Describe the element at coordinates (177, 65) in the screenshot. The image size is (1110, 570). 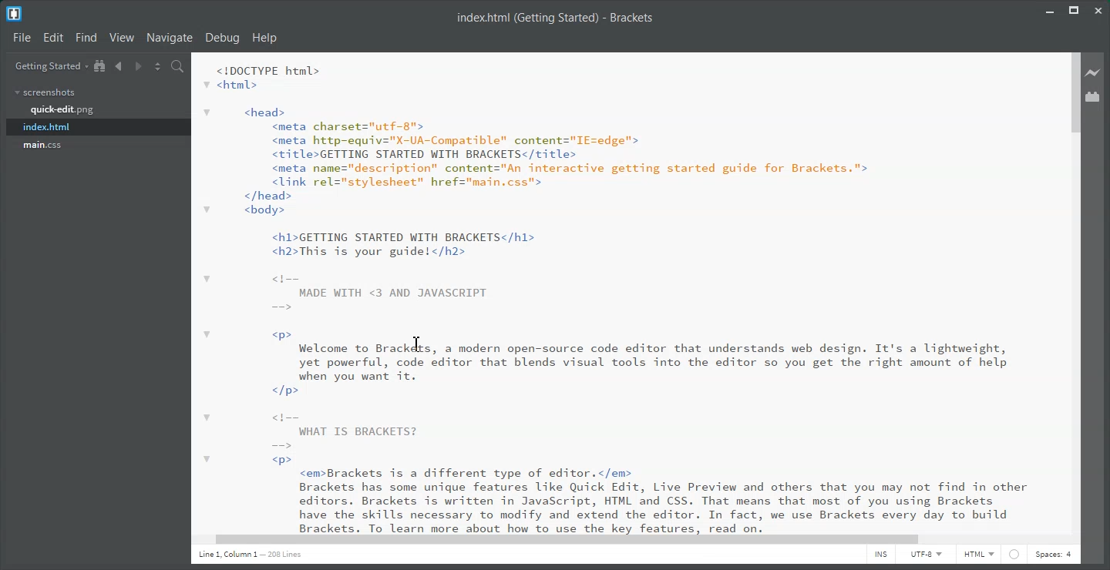
I see `Find In files` at that location.